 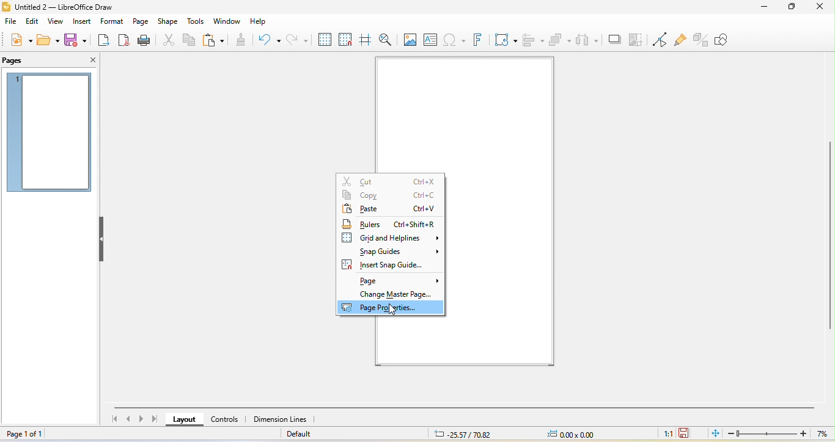 I want to click on cut, so click(x=166, y=40).